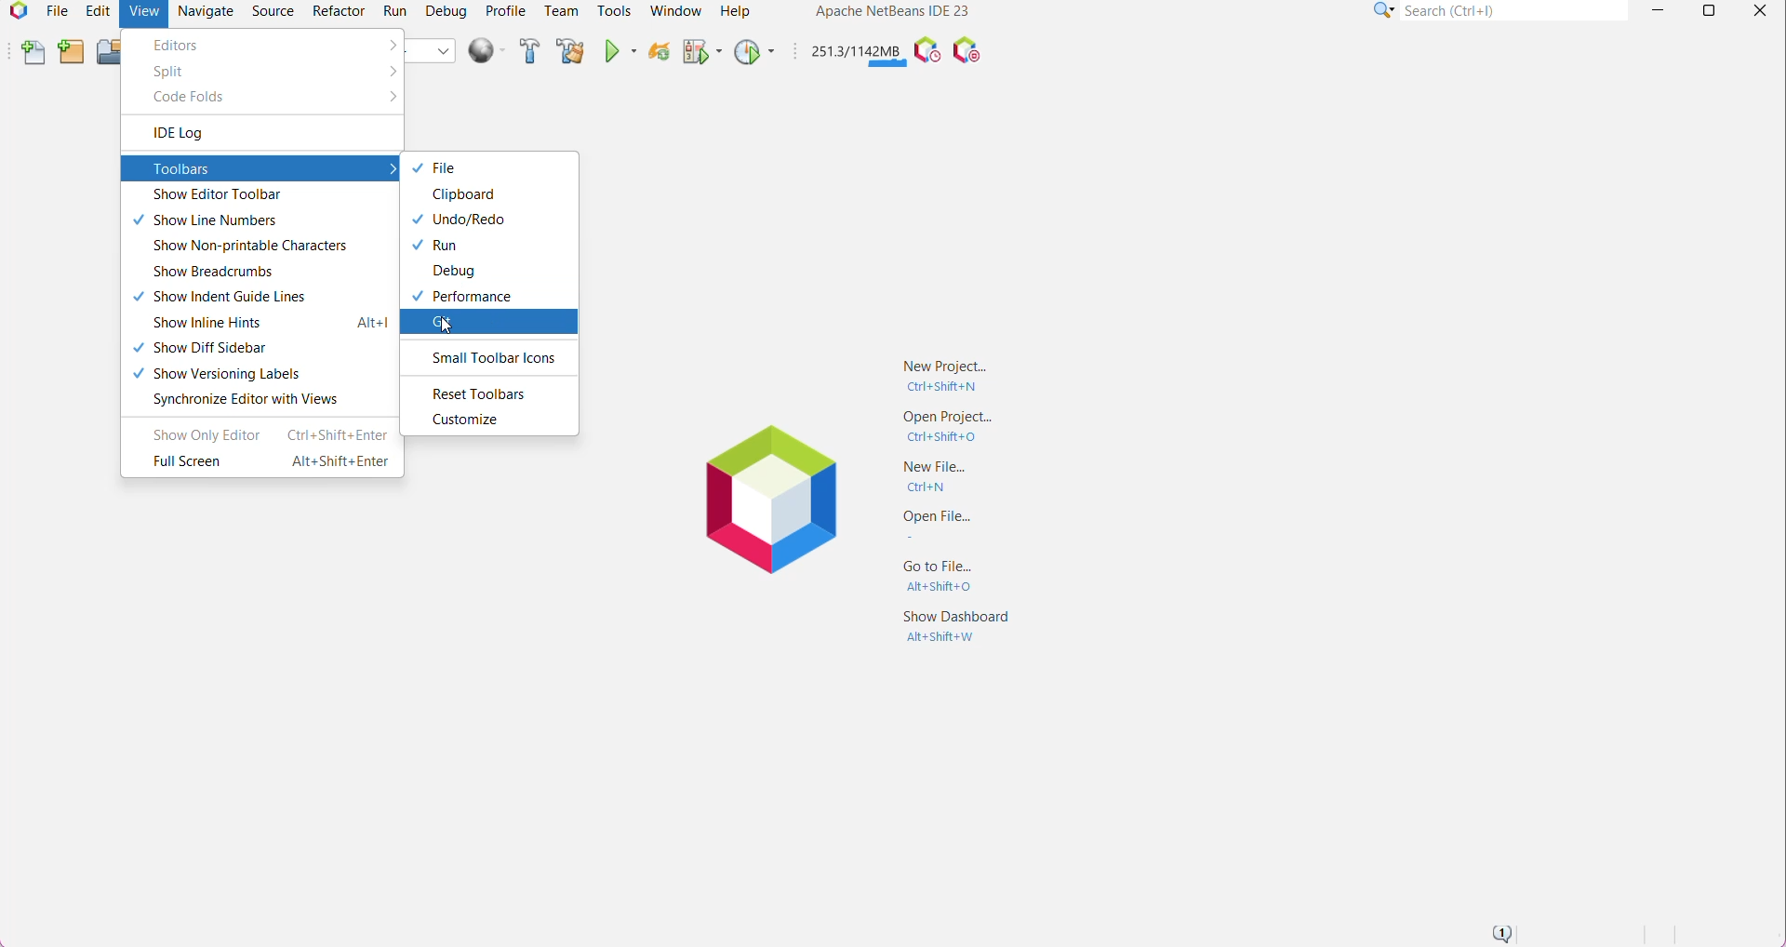  I want to click on Click to enable Git toolbar for quick access, so click(487, 321).